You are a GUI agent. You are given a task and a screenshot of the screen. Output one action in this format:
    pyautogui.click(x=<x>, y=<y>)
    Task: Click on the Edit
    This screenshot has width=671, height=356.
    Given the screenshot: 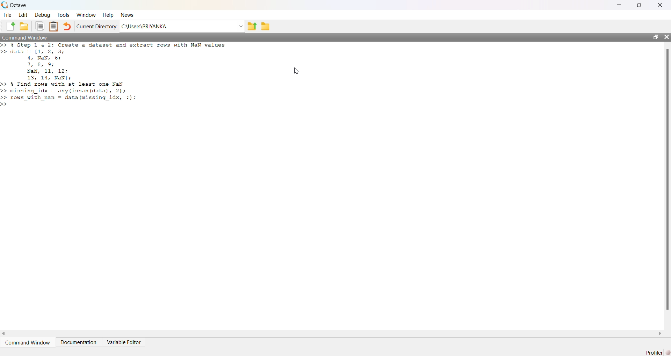 What is the action you would take?
    pyautogui.click(x=23, y=15)
    